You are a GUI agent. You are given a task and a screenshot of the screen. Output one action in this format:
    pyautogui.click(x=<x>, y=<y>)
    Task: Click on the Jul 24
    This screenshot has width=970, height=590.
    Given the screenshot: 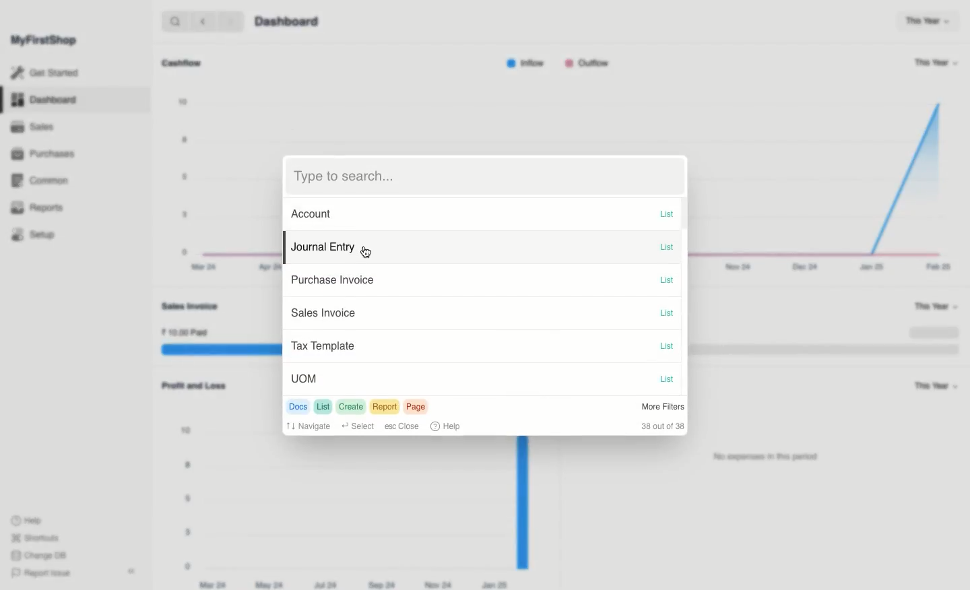 What is the action you would take?
    pyautogui.click(x=326, y=583)
    